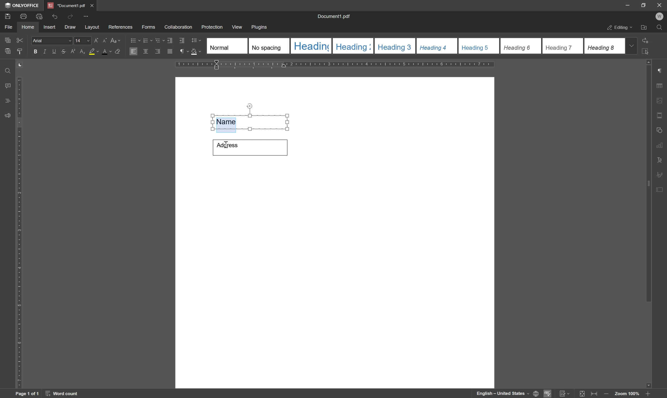  I want to click on print, so click(23, 16).